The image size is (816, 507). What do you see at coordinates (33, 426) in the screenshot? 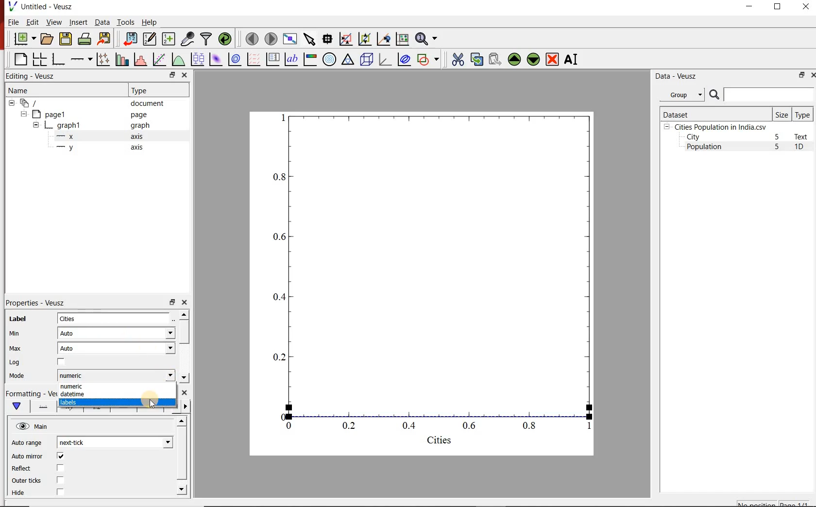
I see `Main` at bounding box center [33, 426].